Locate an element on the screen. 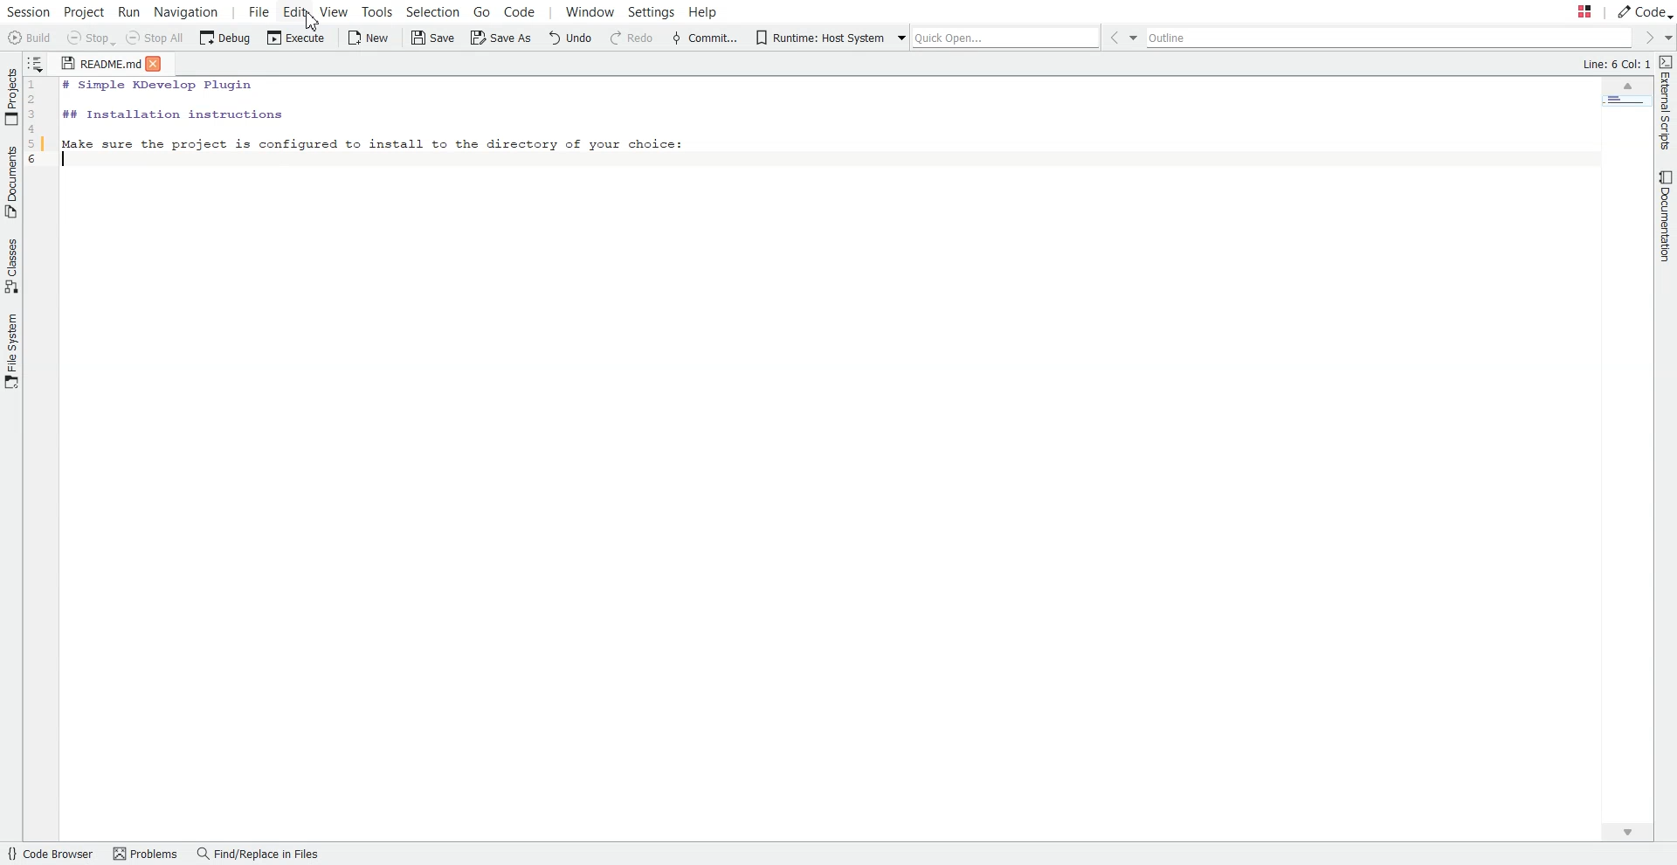  Quick Open is located at coordinates (994, 35).